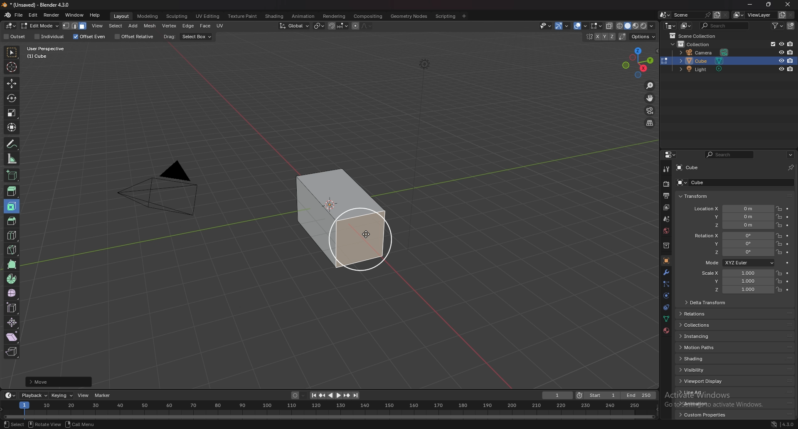  I want to click on exclude from view layer, so click(771, 44).